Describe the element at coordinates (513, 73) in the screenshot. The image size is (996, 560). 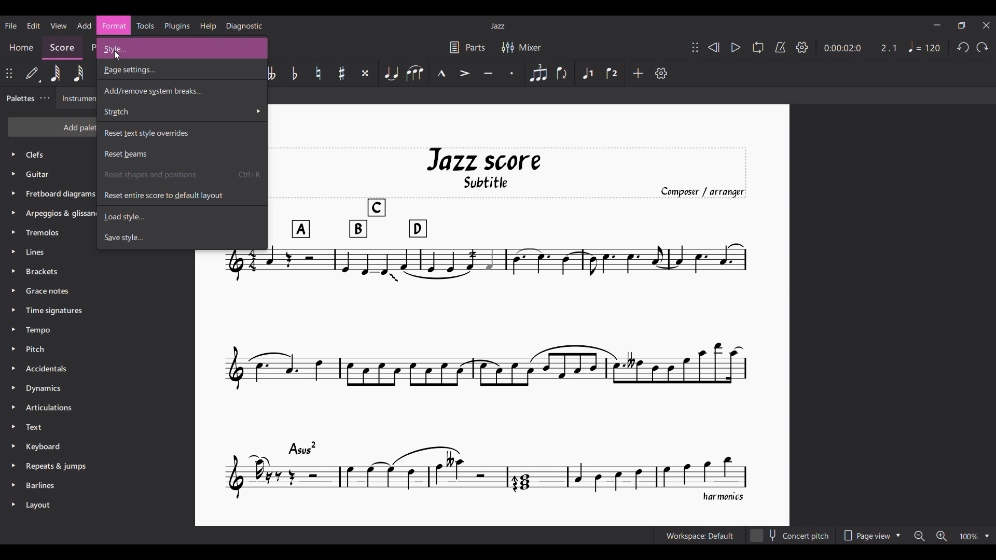
I see `Staccato` at that location.